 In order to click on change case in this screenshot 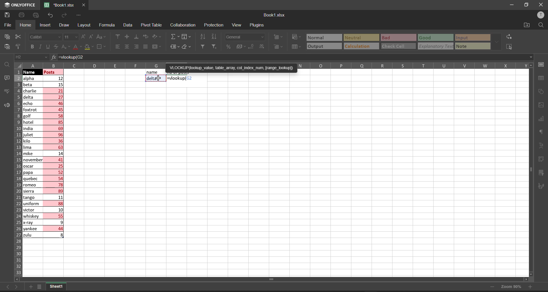, I will do `click(102, 37)`.